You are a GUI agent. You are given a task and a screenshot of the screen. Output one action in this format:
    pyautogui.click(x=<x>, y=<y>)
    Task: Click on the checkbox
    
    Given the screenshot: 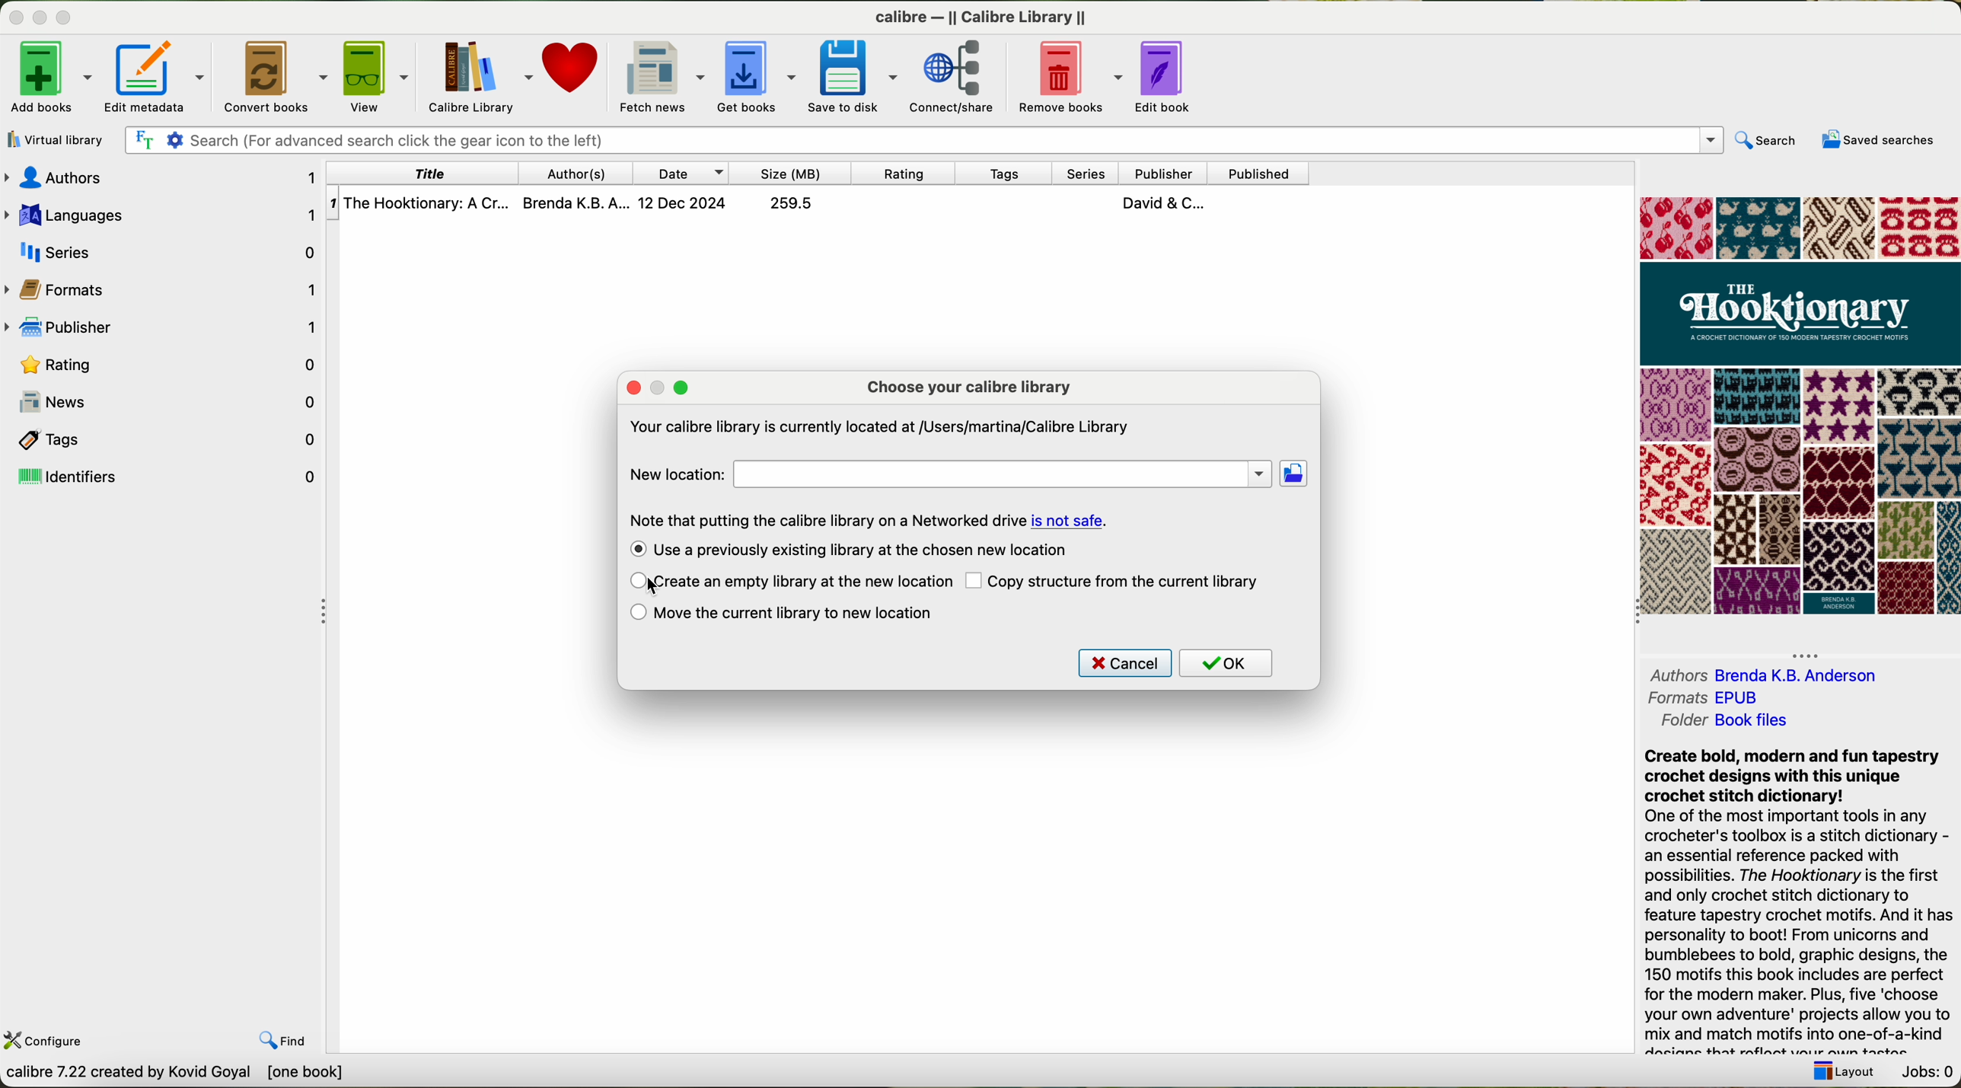 What is the action you would take?
    pyautogui.click(x=974, y=583)
    